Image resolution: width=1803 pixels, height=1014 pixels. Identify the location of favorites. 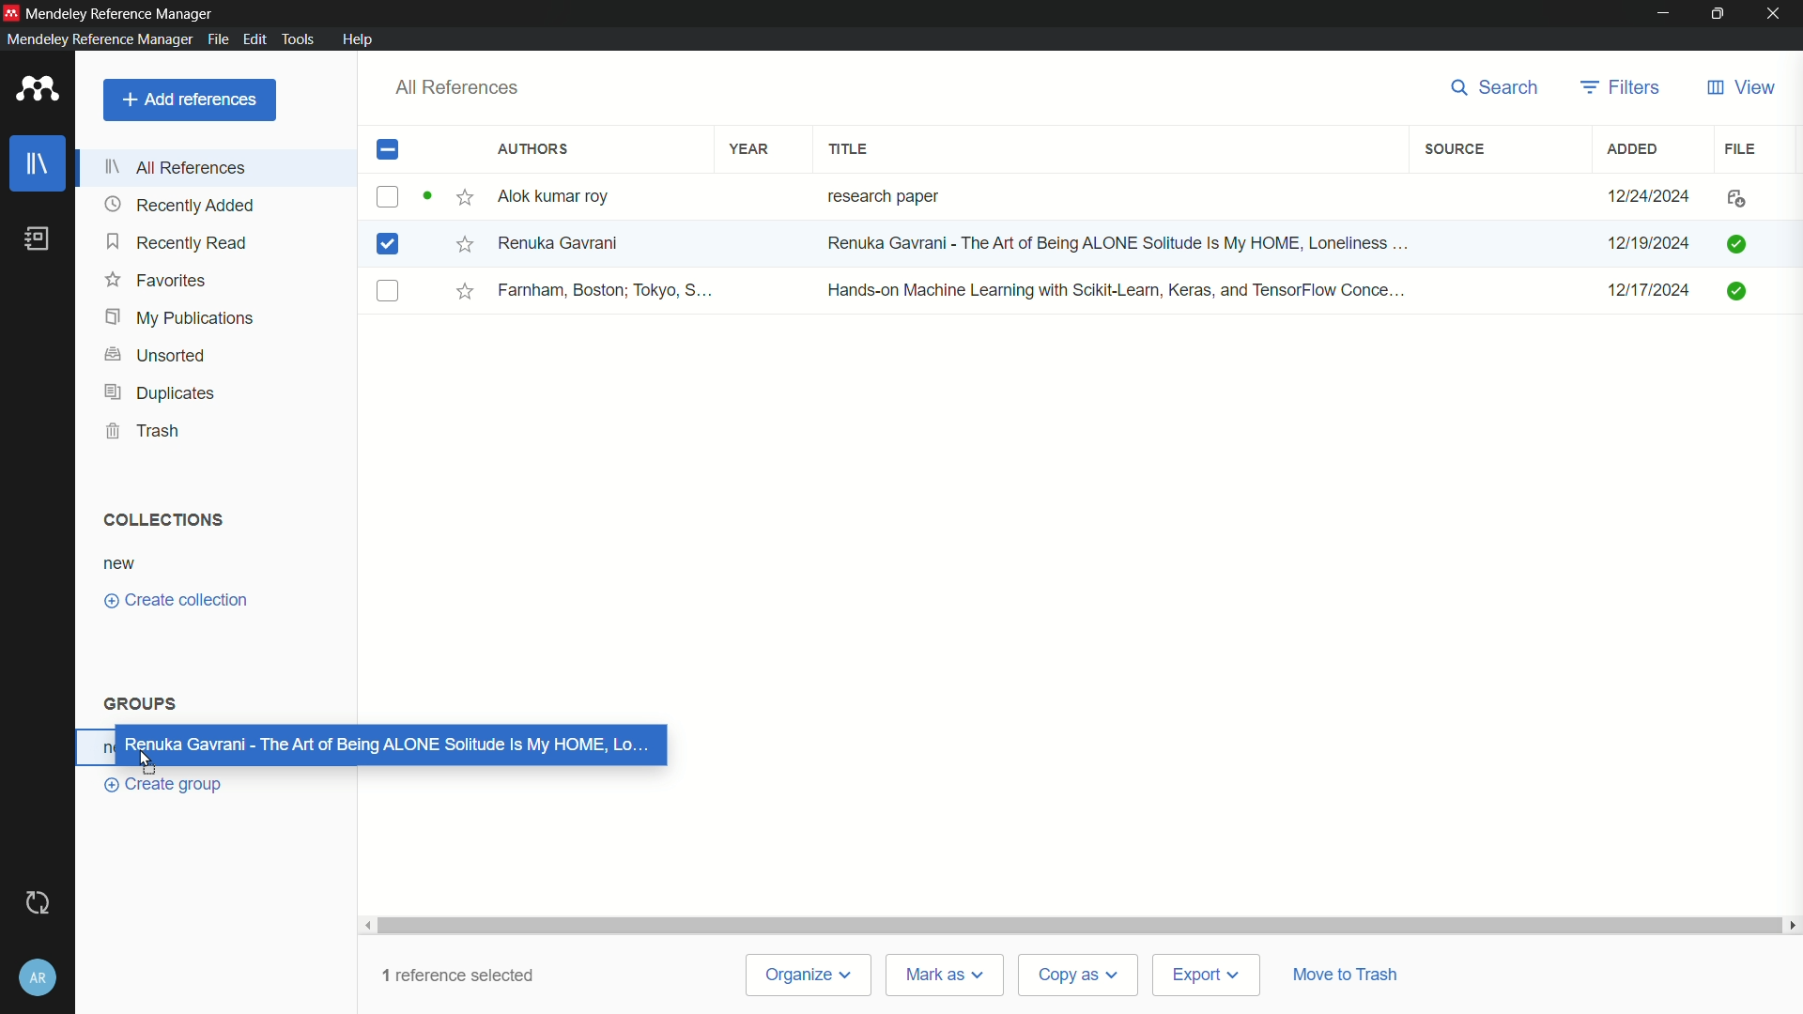
(157, 281).